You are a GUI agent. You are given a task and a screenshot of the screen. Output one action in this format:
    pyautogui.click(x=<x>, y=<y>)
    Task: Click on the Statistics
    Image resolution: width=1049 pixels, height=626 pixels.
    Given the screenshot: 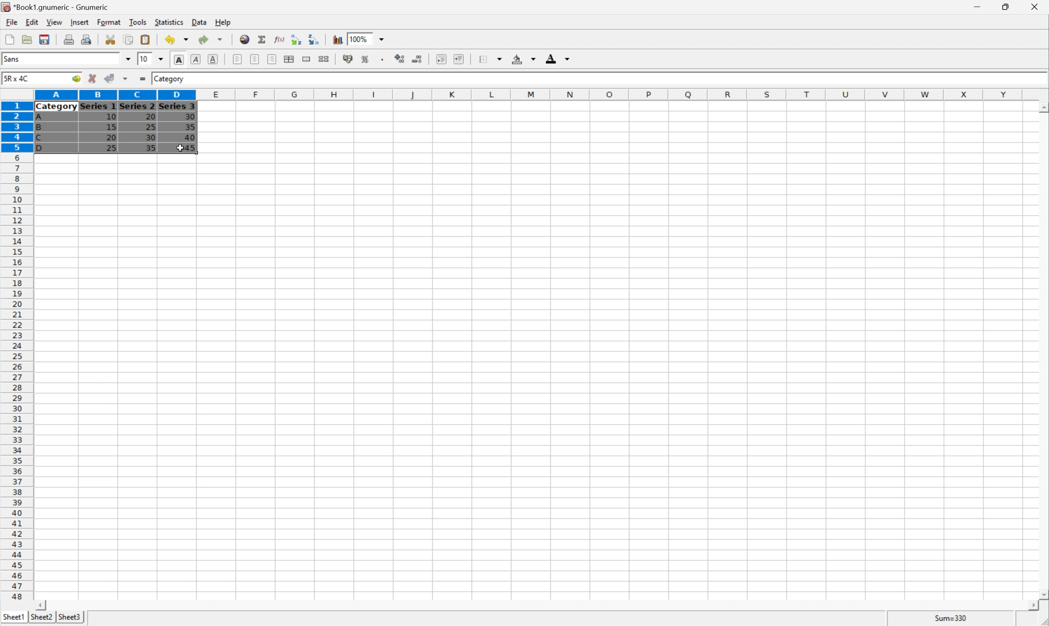 What is the action you would take?
    pyautogui.click(x=170, y=22)
    